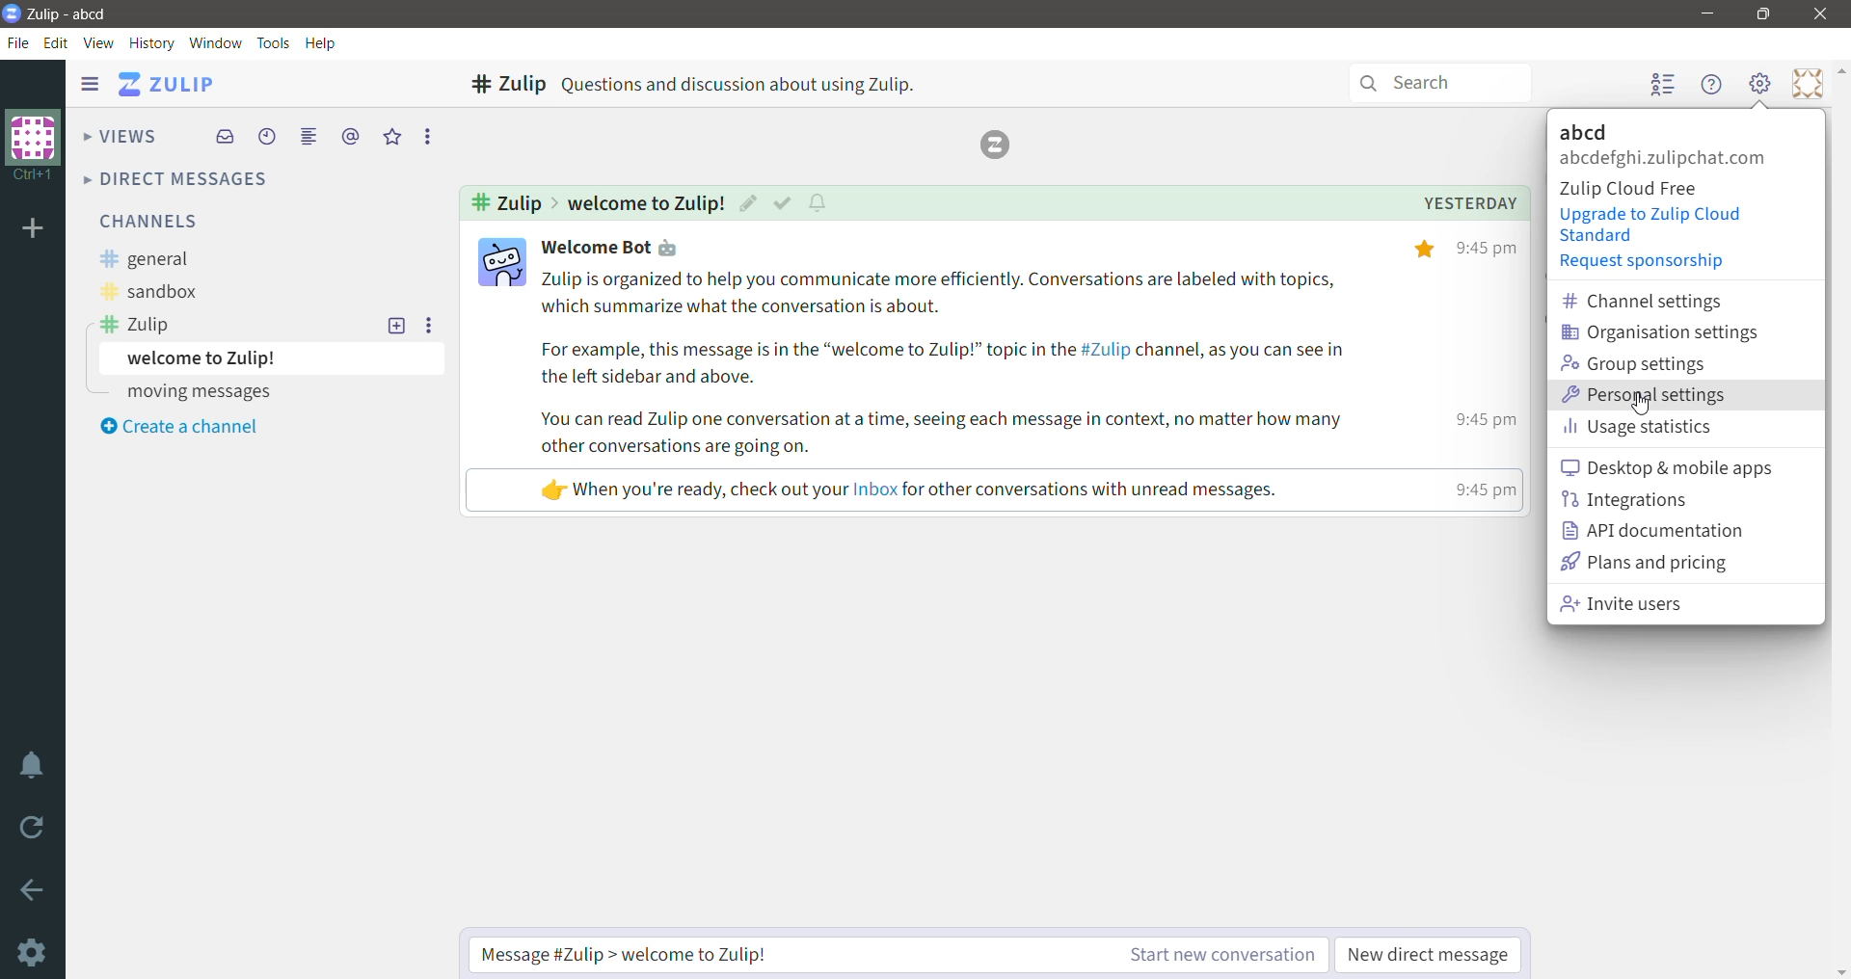 The width and height of the screenshot is (1851, 979). I want to click on Application Logo, so click(12, 14).